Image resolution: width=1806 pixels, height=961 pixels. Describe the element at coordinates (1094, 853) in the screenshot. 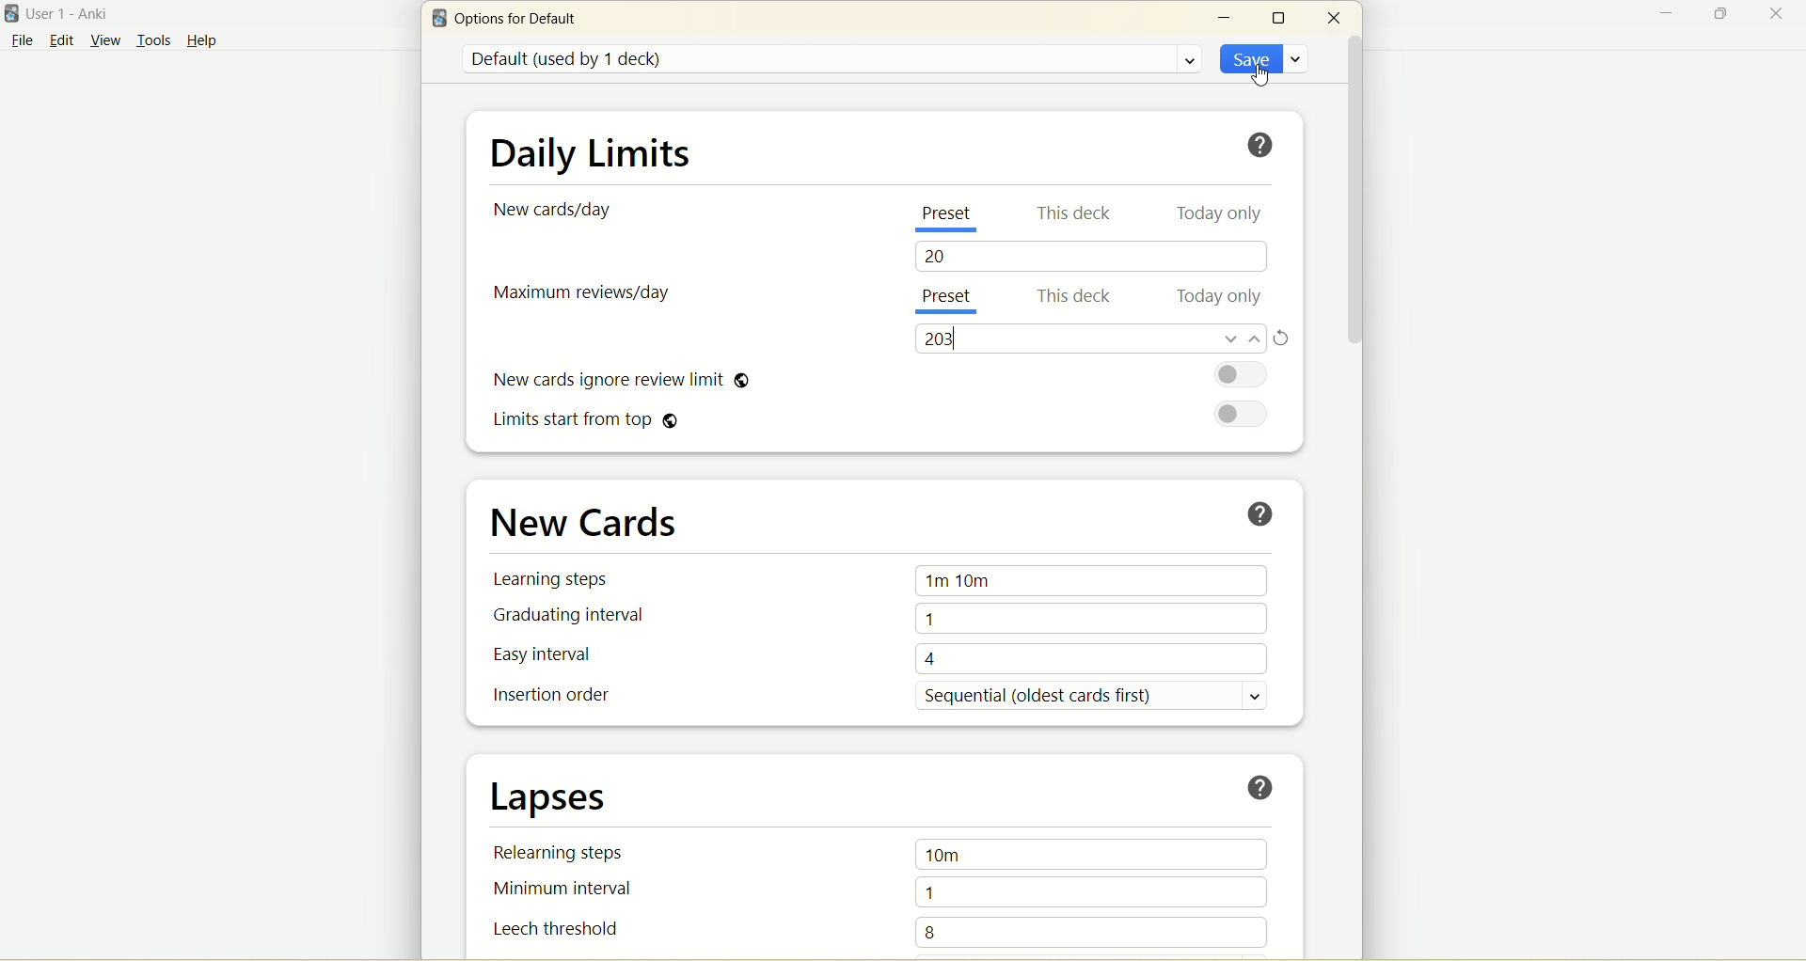

I see `10m` at that location.